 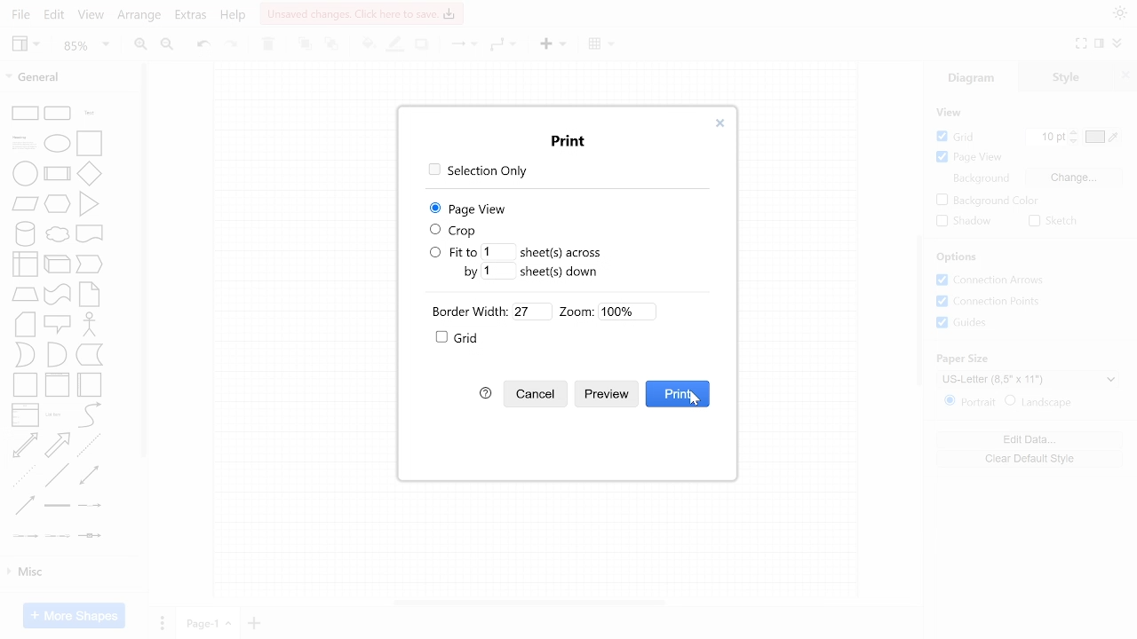 I want to click on Trapezoid, so click(x=25, y=295).